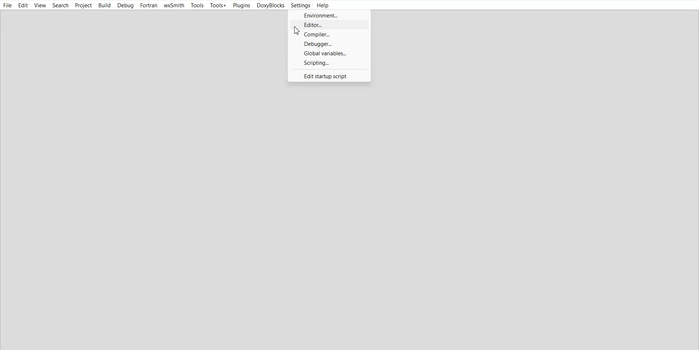 This screenshot has width=699, height=350. I want to click on DoxyBlocks, so click(270, 5).